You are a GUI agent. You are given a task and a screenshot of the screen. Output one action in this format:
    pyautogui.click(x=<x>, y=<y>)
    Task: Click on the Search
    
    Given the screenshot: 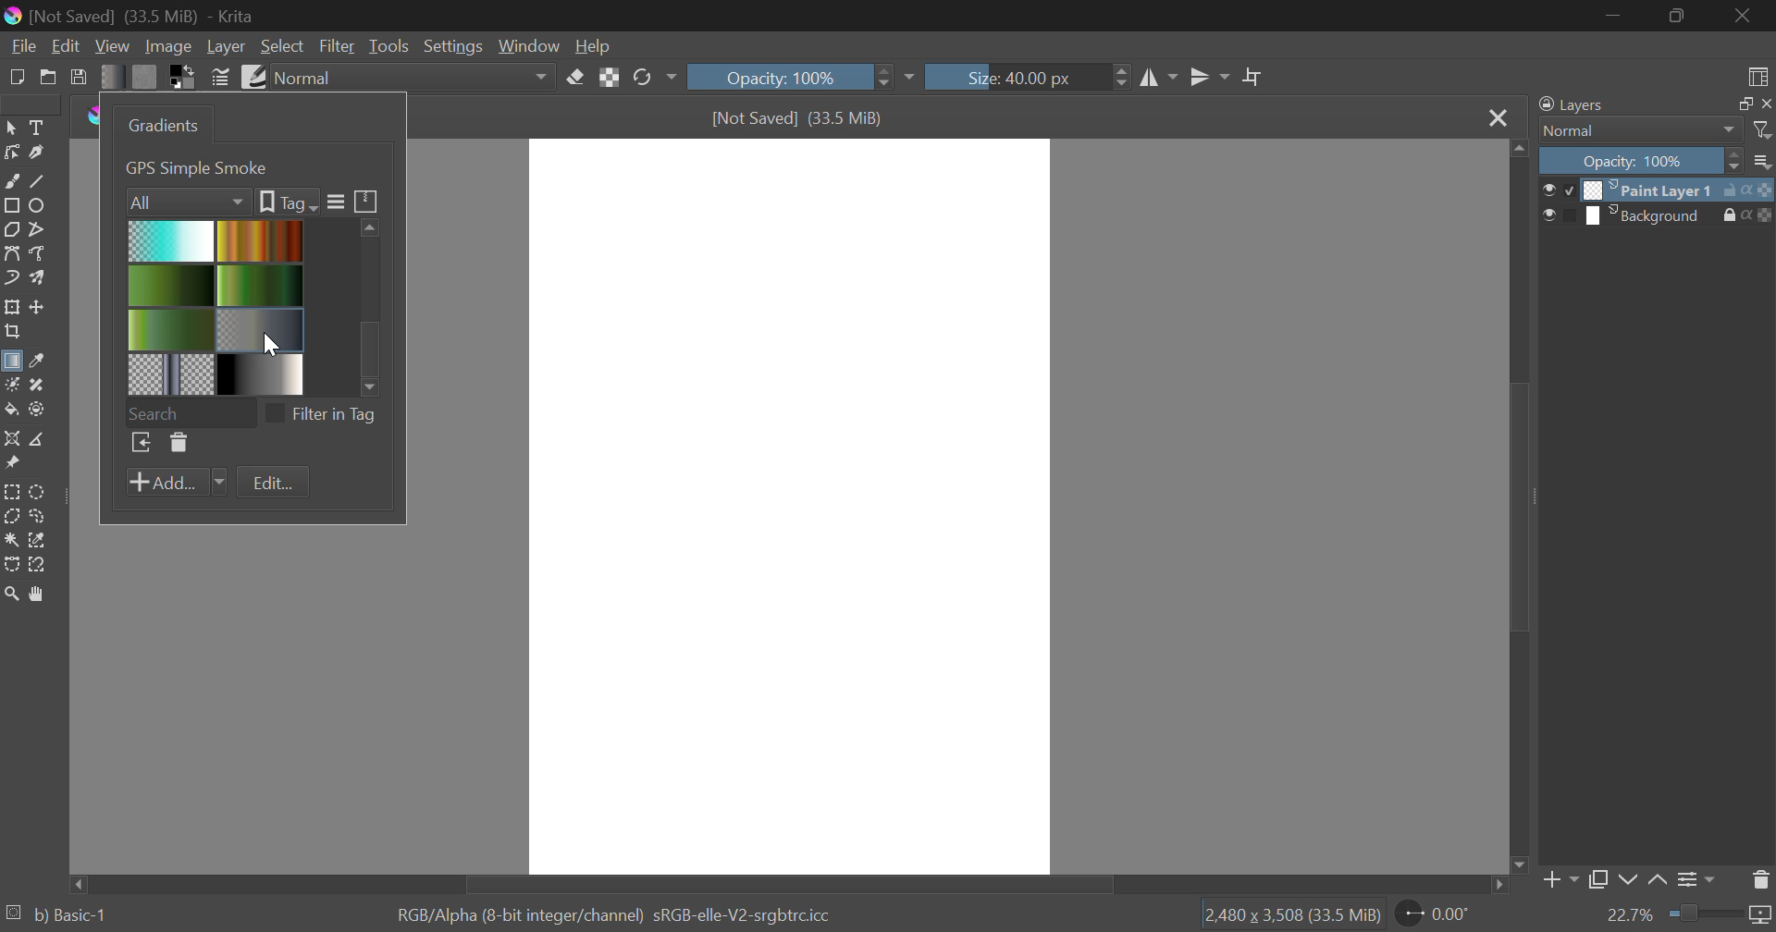 What is the action you would take?
    pyautogui.click(x=190, y=411)
    